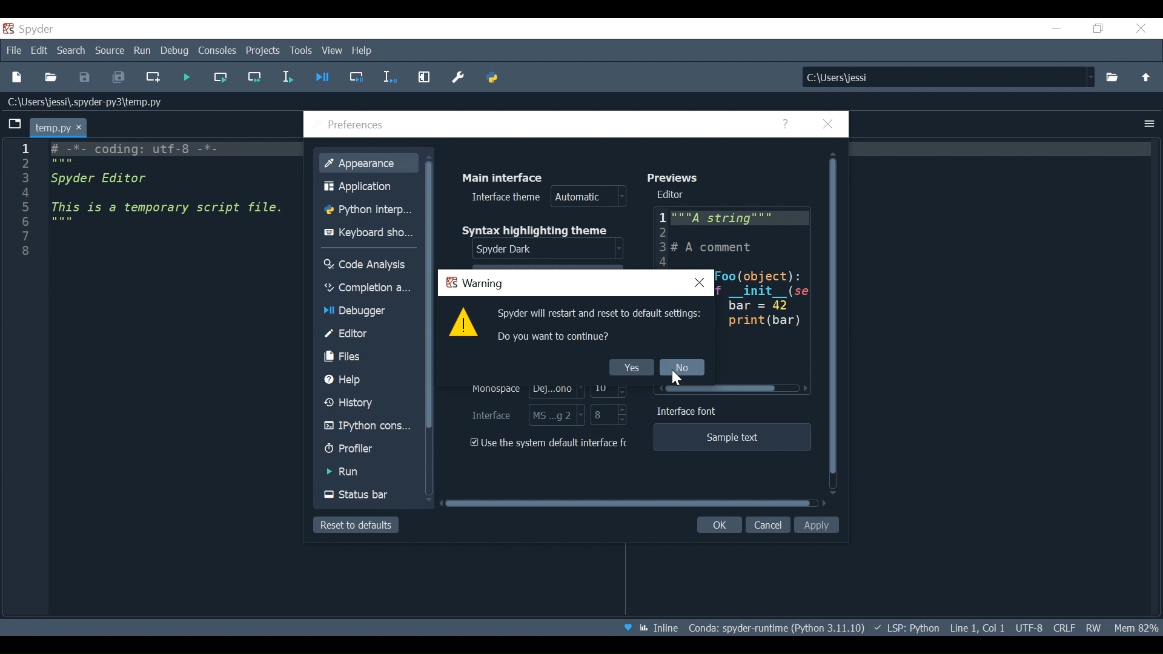 Image resolution: width=1163 pixels, height=654 pixels. Describe the element at coordinates (368, 334) in the screenshot. I see `Editor` at that location.